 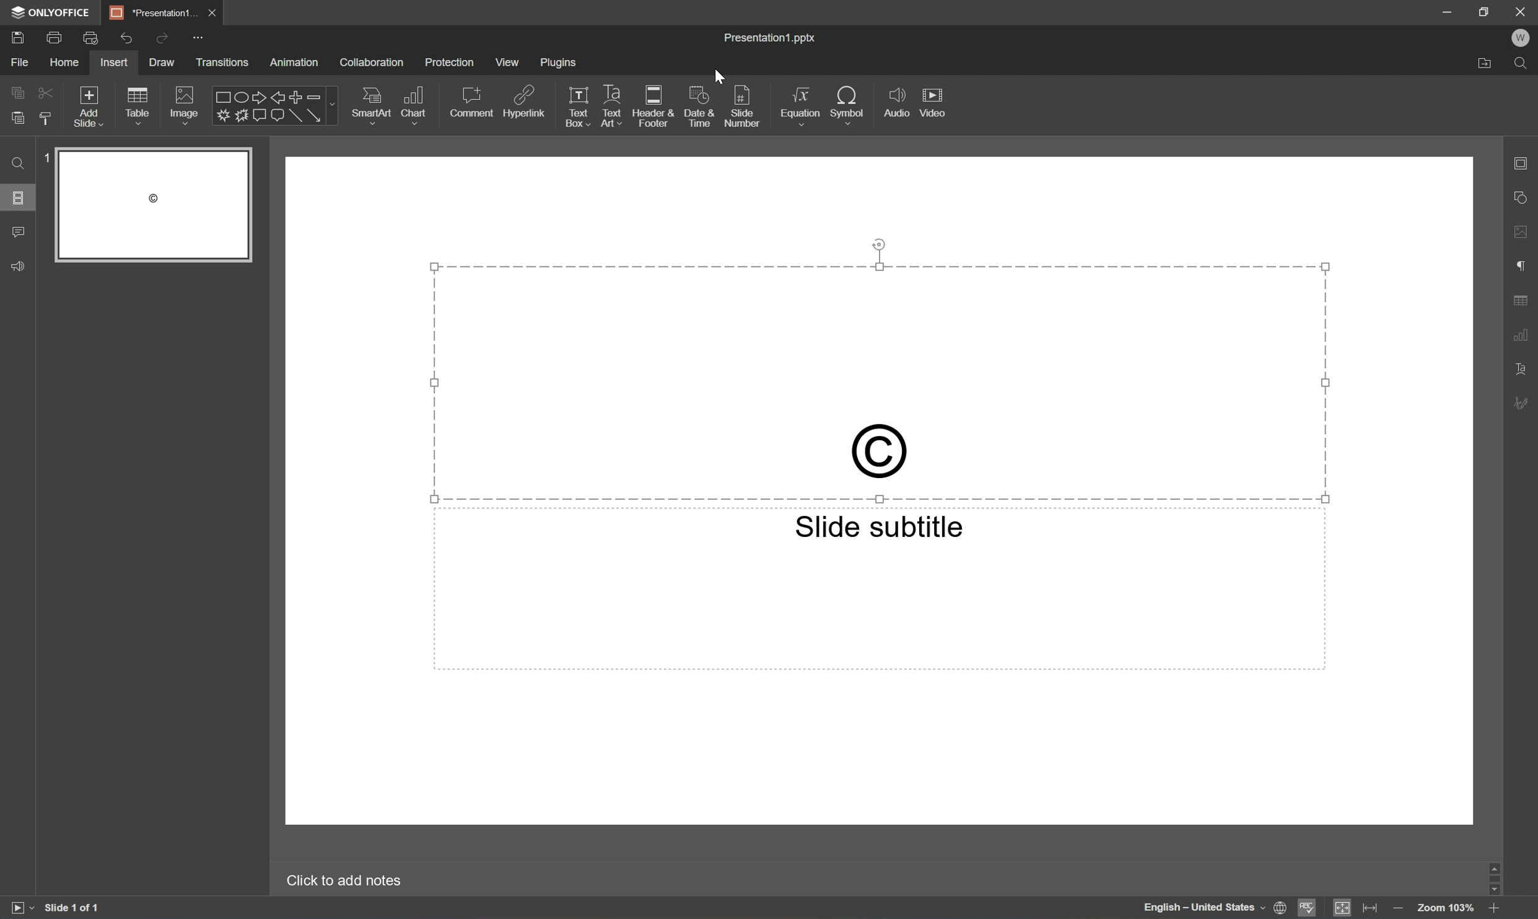 I want to click on Scroll Up, so click(x=1491, y=864).